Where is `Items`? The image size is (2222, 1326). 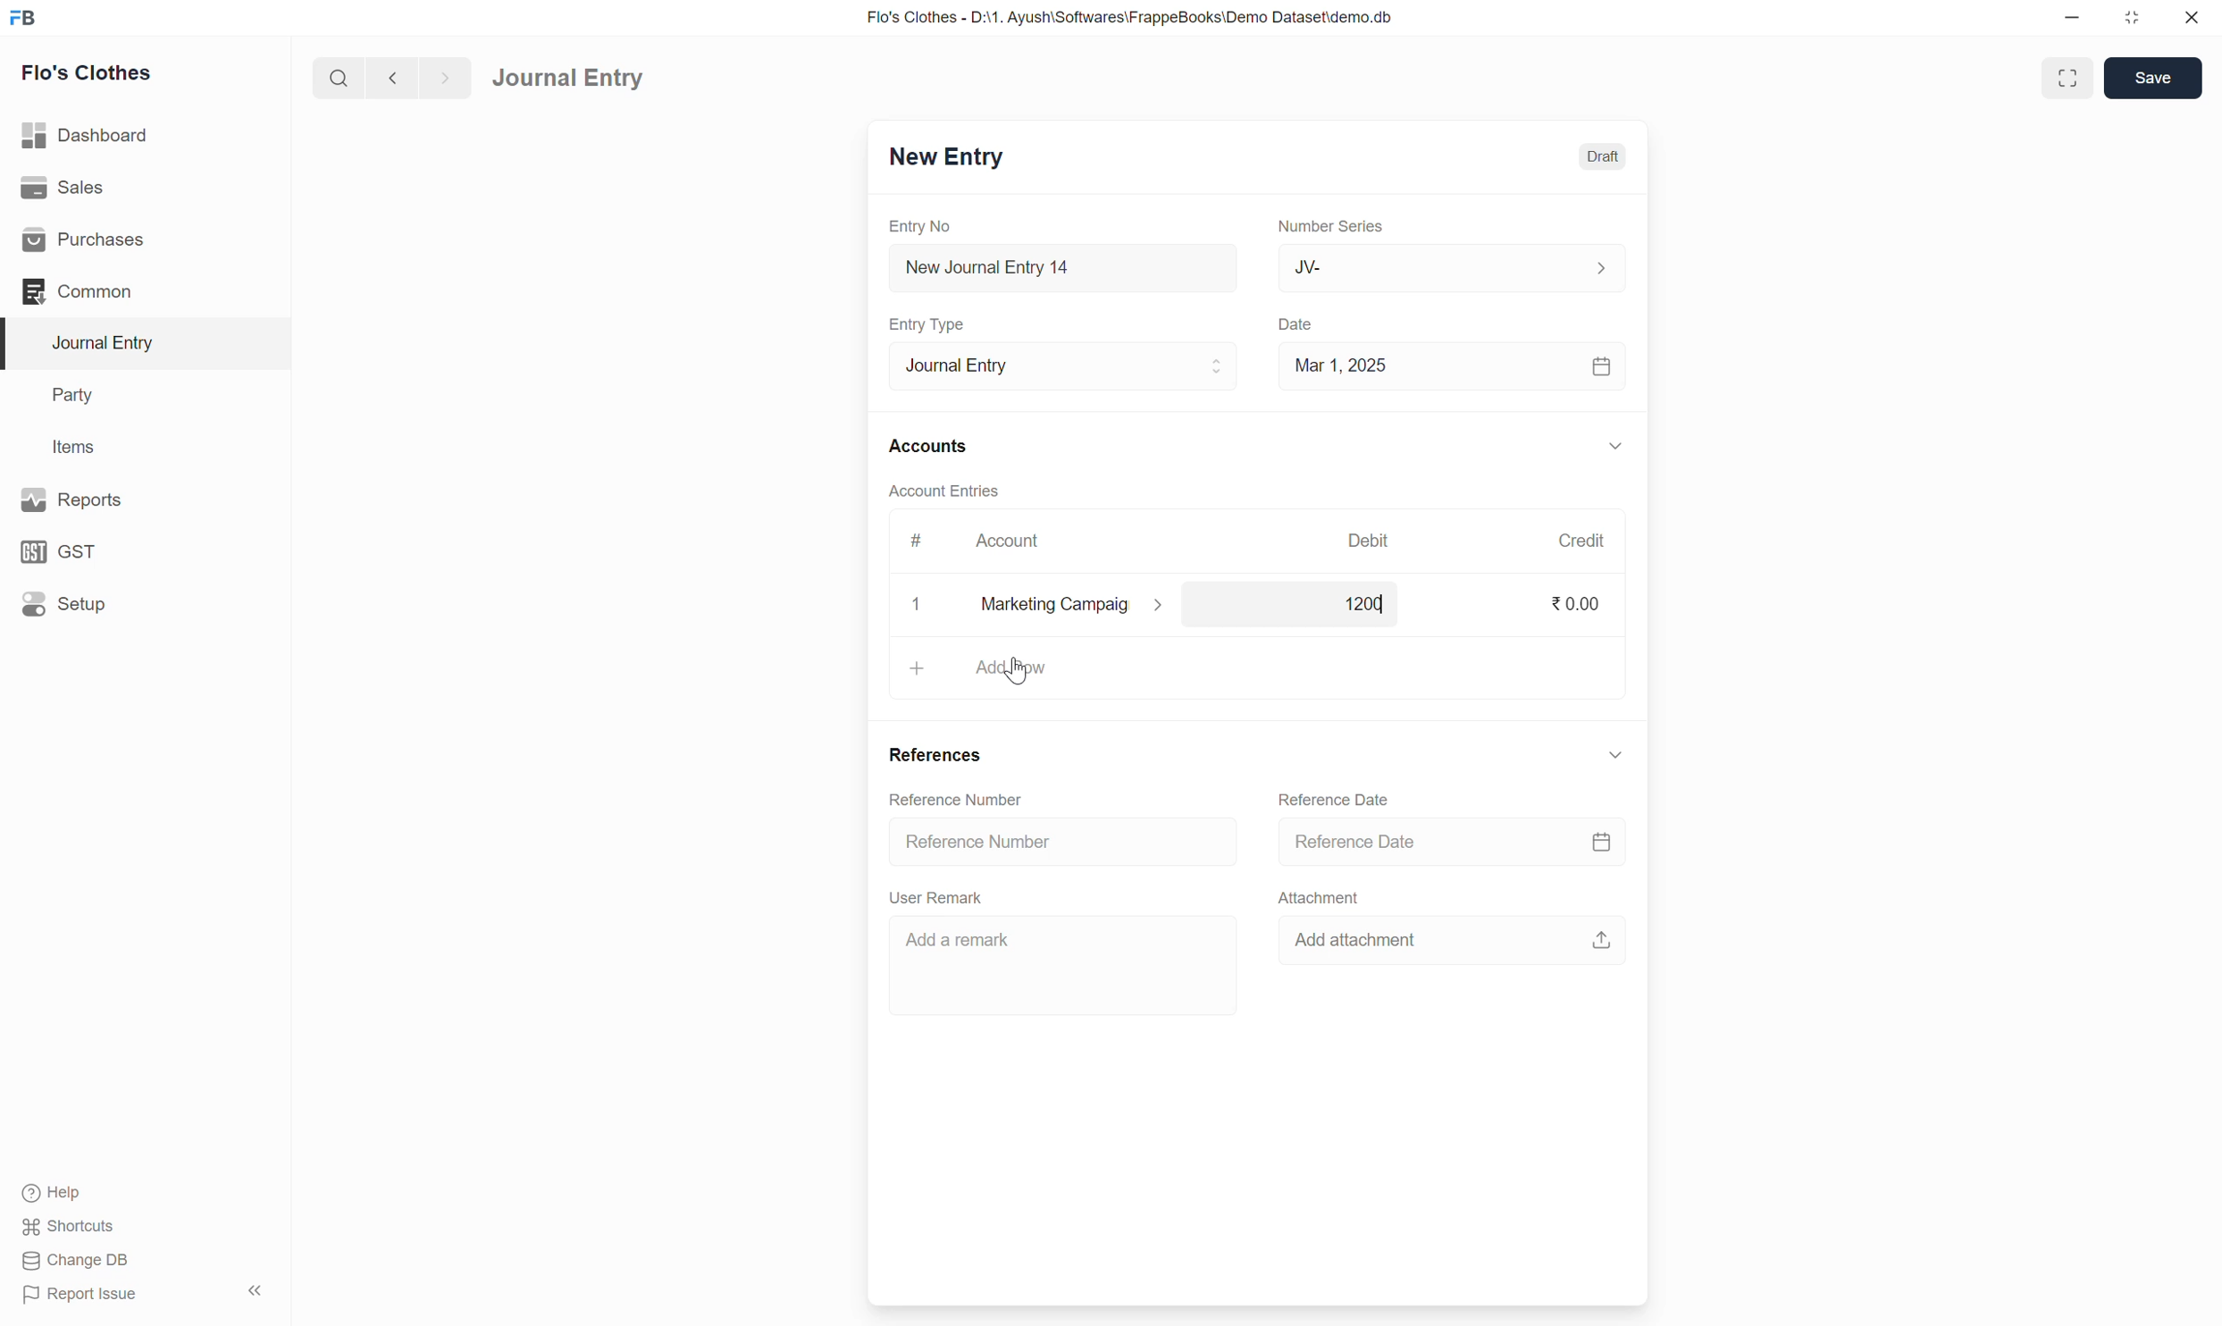 Items is located at coordinates (72, 446).